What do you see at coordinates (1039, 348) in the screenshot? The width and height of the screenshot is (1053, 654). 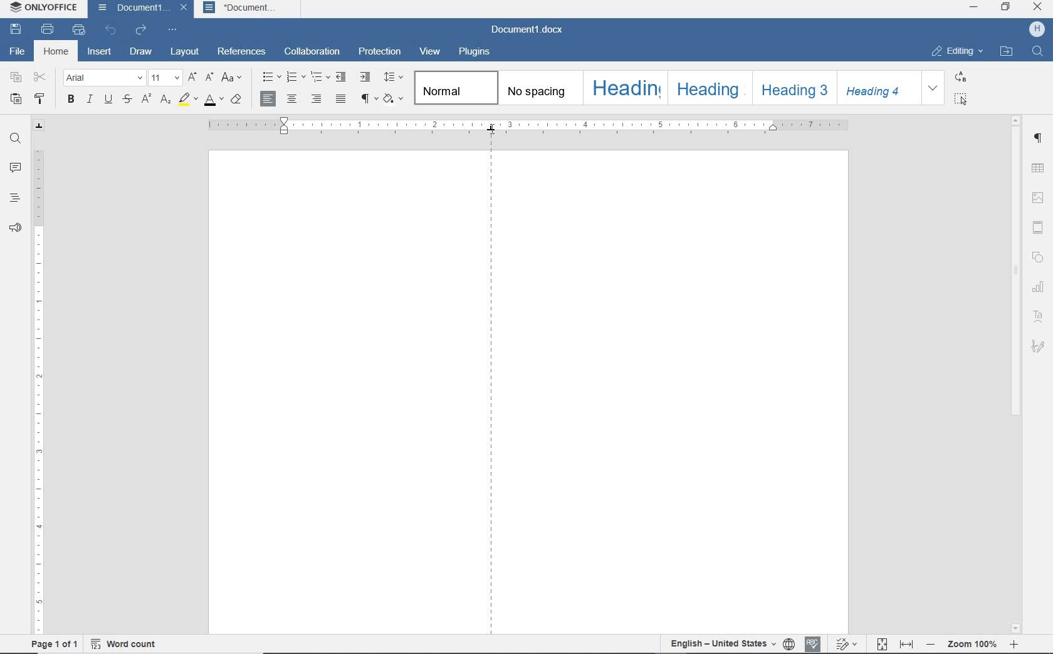 I see `SIGNATURE` at bounding box center [1039, 348].